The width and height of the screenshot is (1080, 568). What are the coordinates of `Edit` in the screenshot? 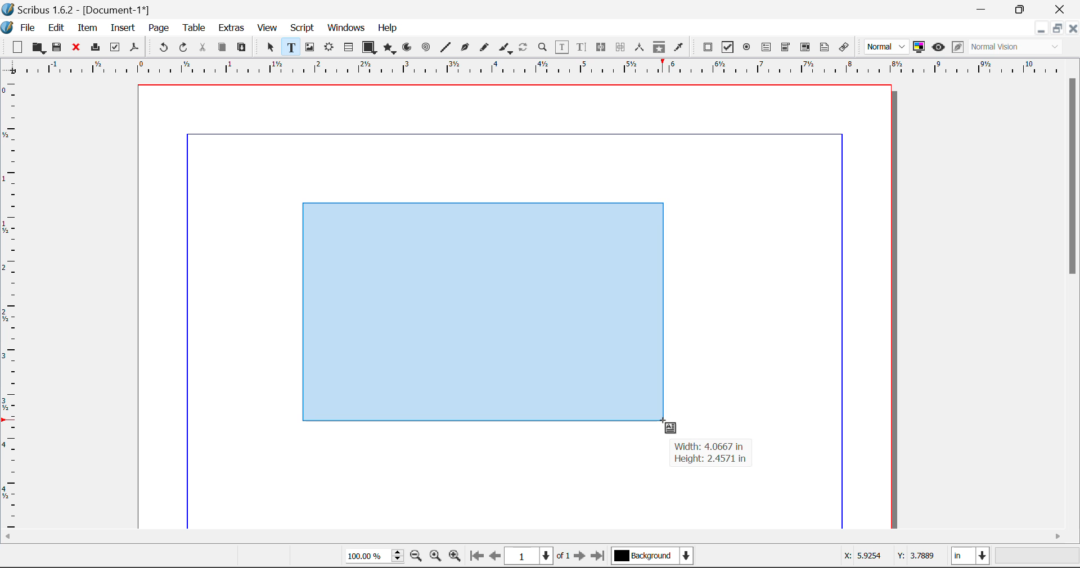 It's located at (56, 27).